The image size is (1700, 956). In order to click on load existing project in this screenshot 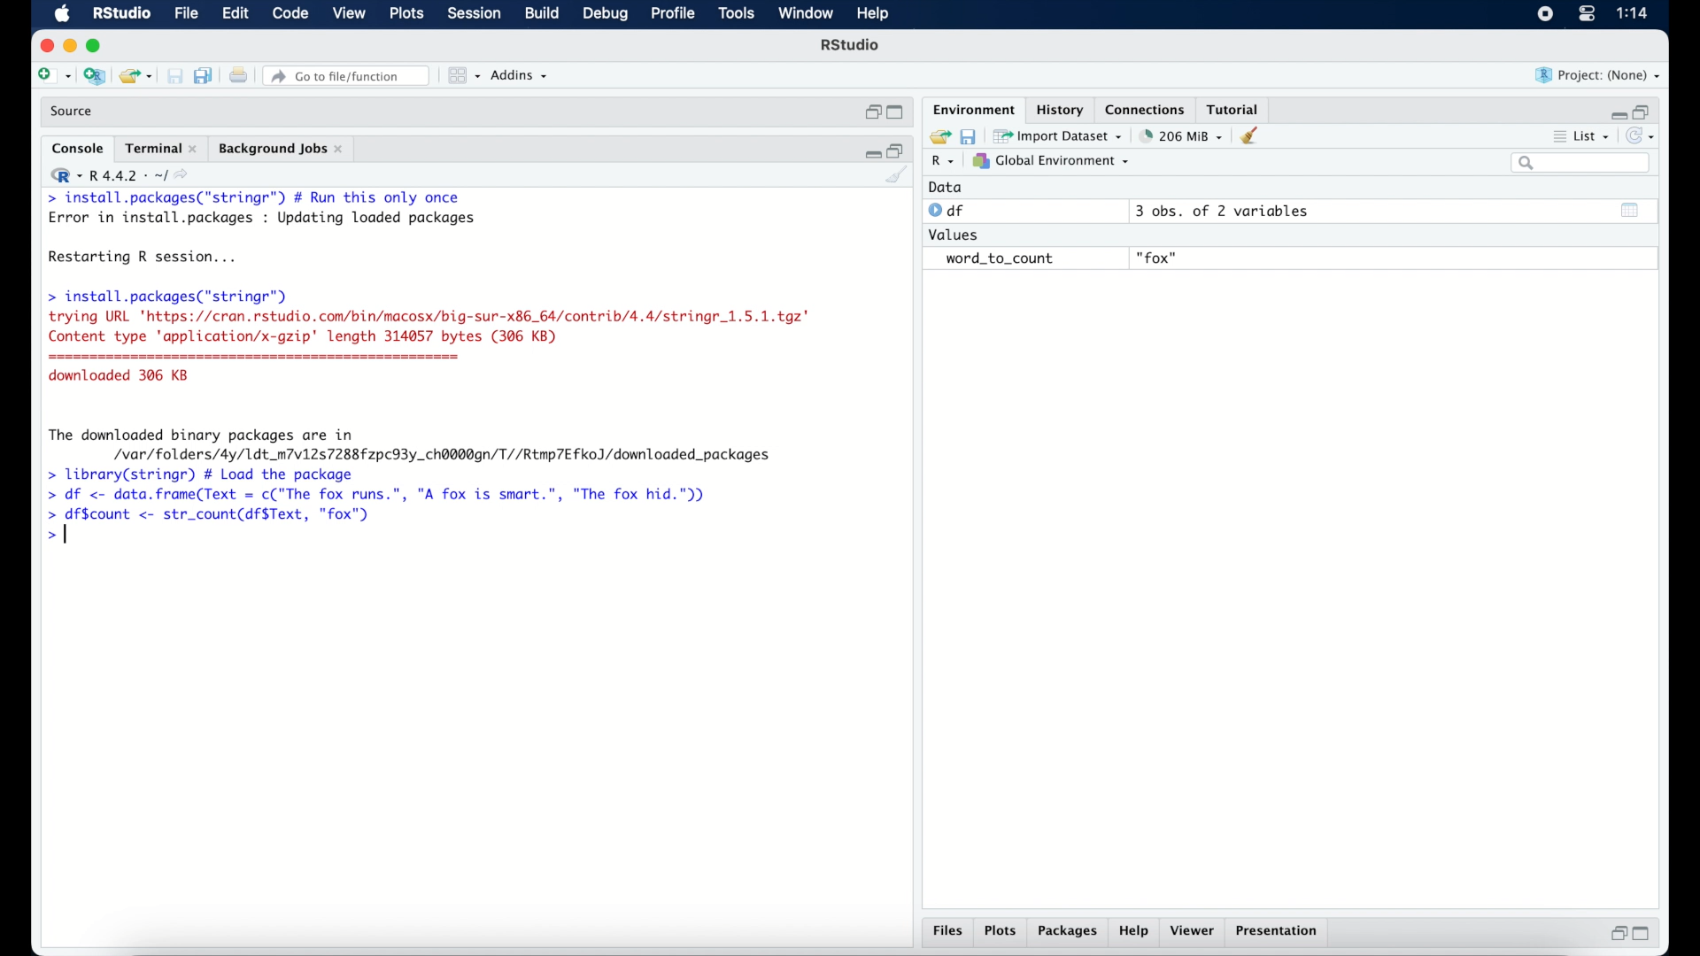, I will do `click(139, 77)`.